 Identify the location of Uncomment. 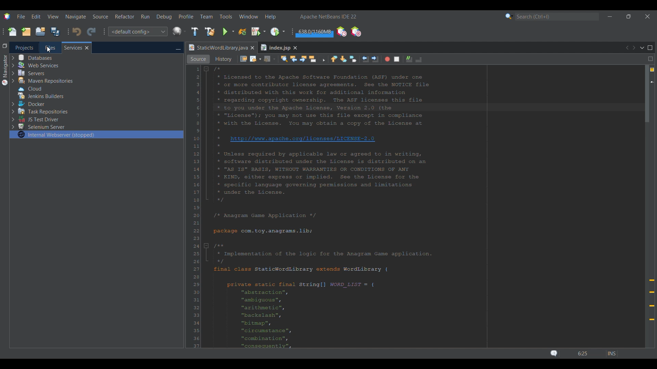
(419, 59).